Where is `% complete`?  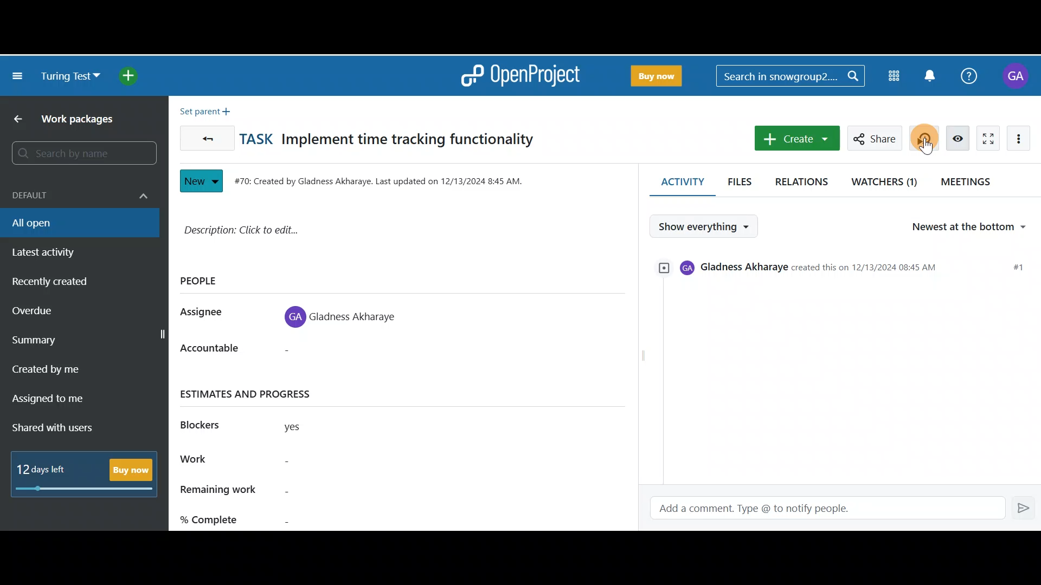 % complete is located at coordinates (289, 517).